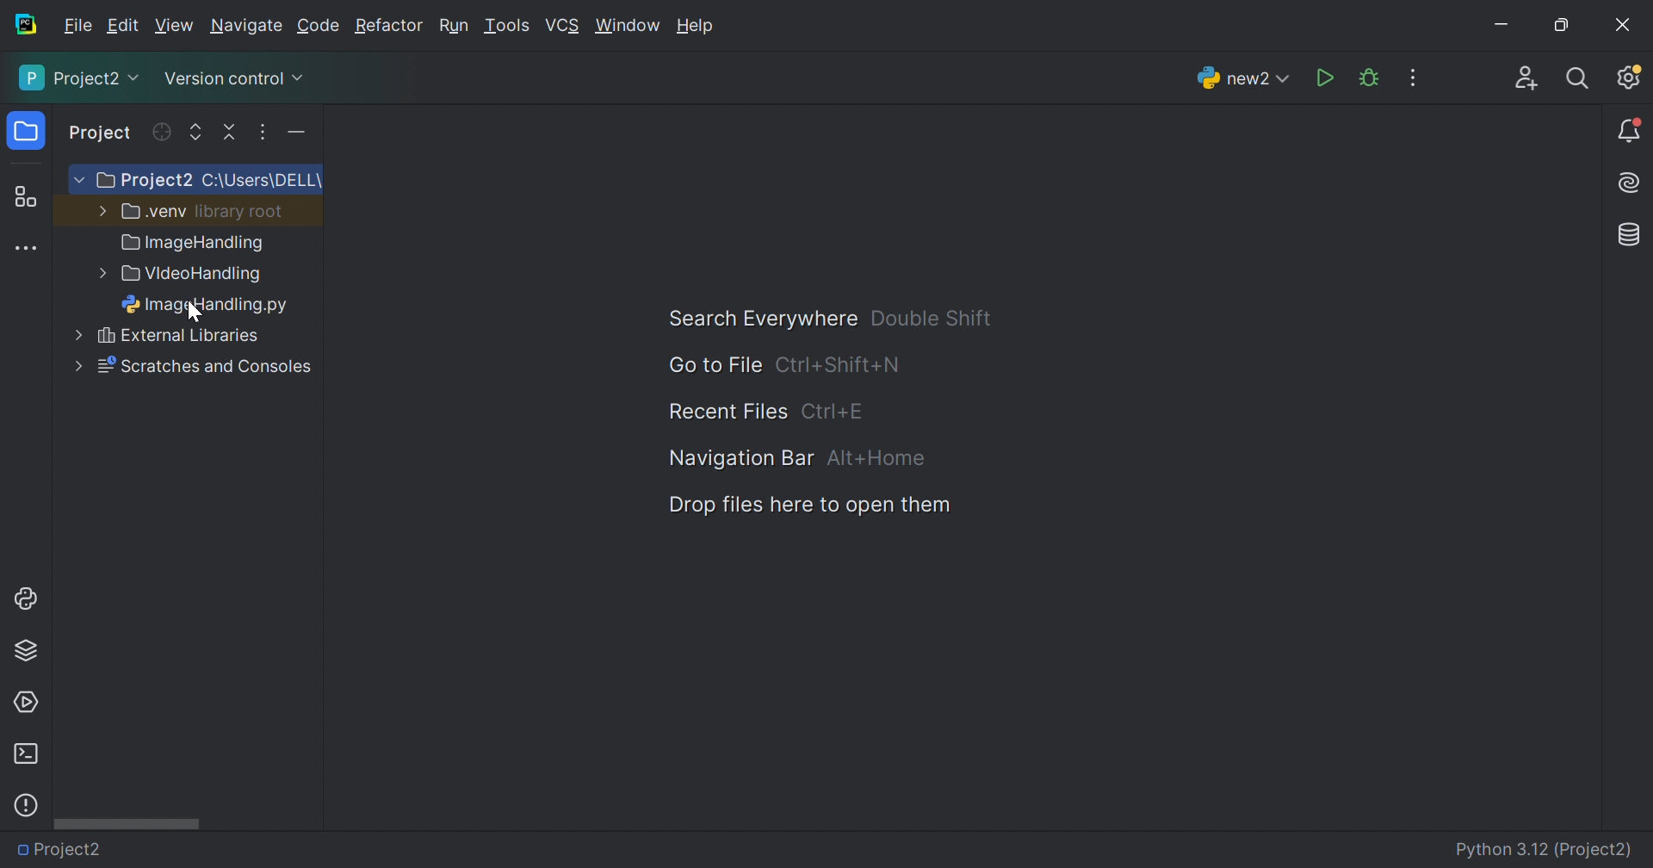  What do you see at coordinates (68, 850) in the screenshot?
I see `Project2` at bounding box center [68, 850].